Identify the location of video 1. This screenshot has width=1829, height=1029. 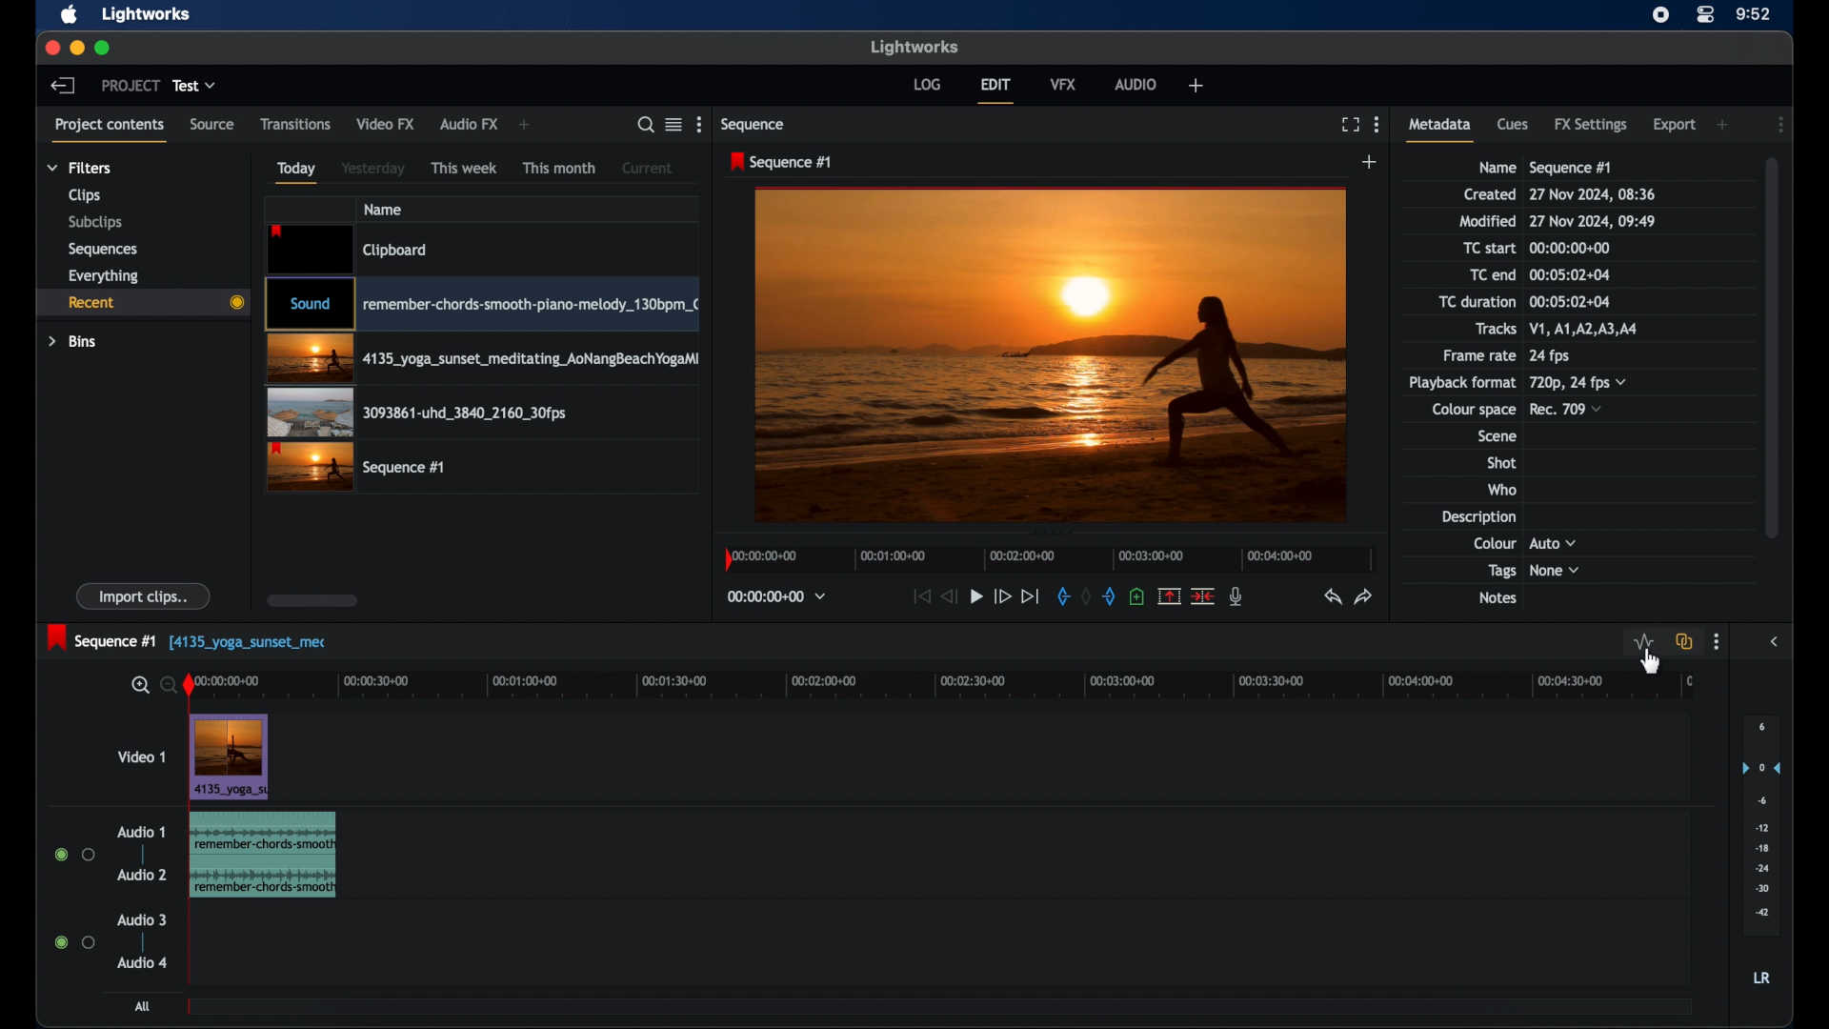
(139, 757).